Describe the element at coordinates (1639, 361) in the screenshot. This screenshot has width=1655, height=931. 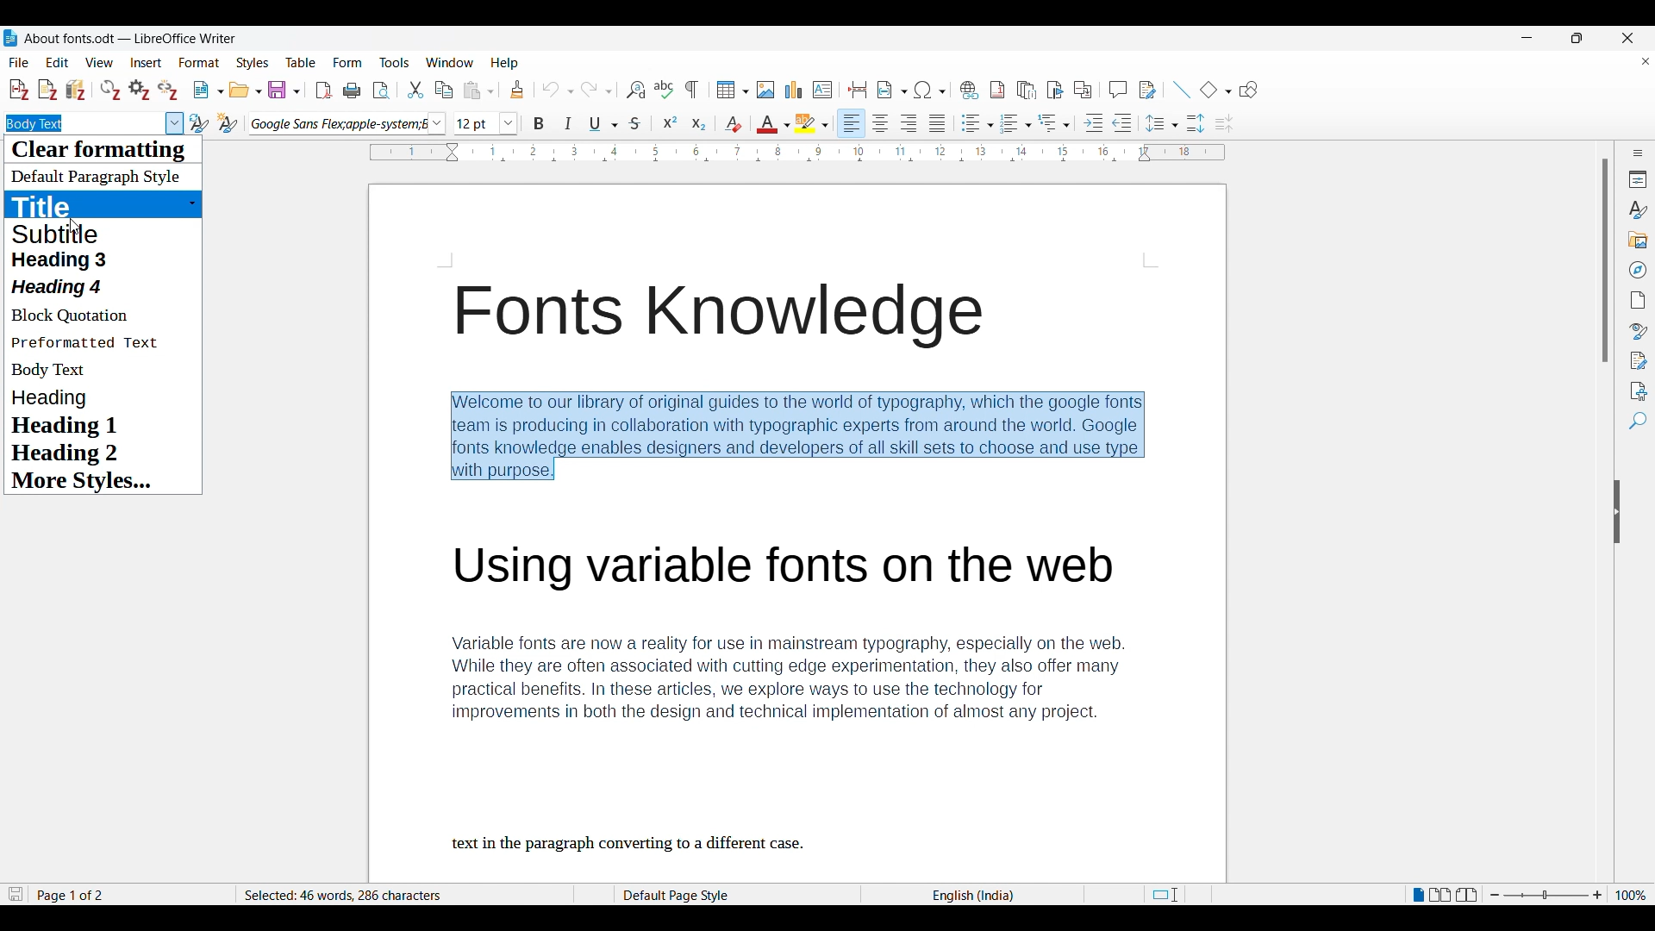
I see `Manage changes` at that location.